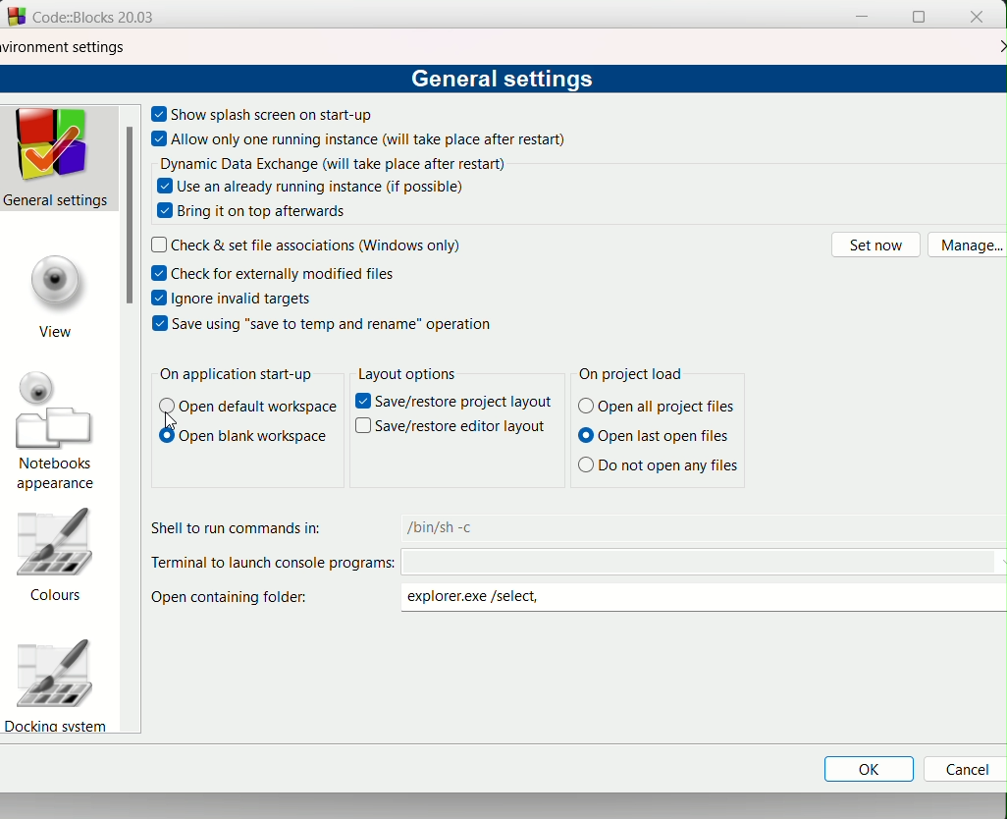 The width and height of the screenshot is (1007, 819). Describe the element at coordinates (55, 294) in the screenshot. I see `view` at that location.